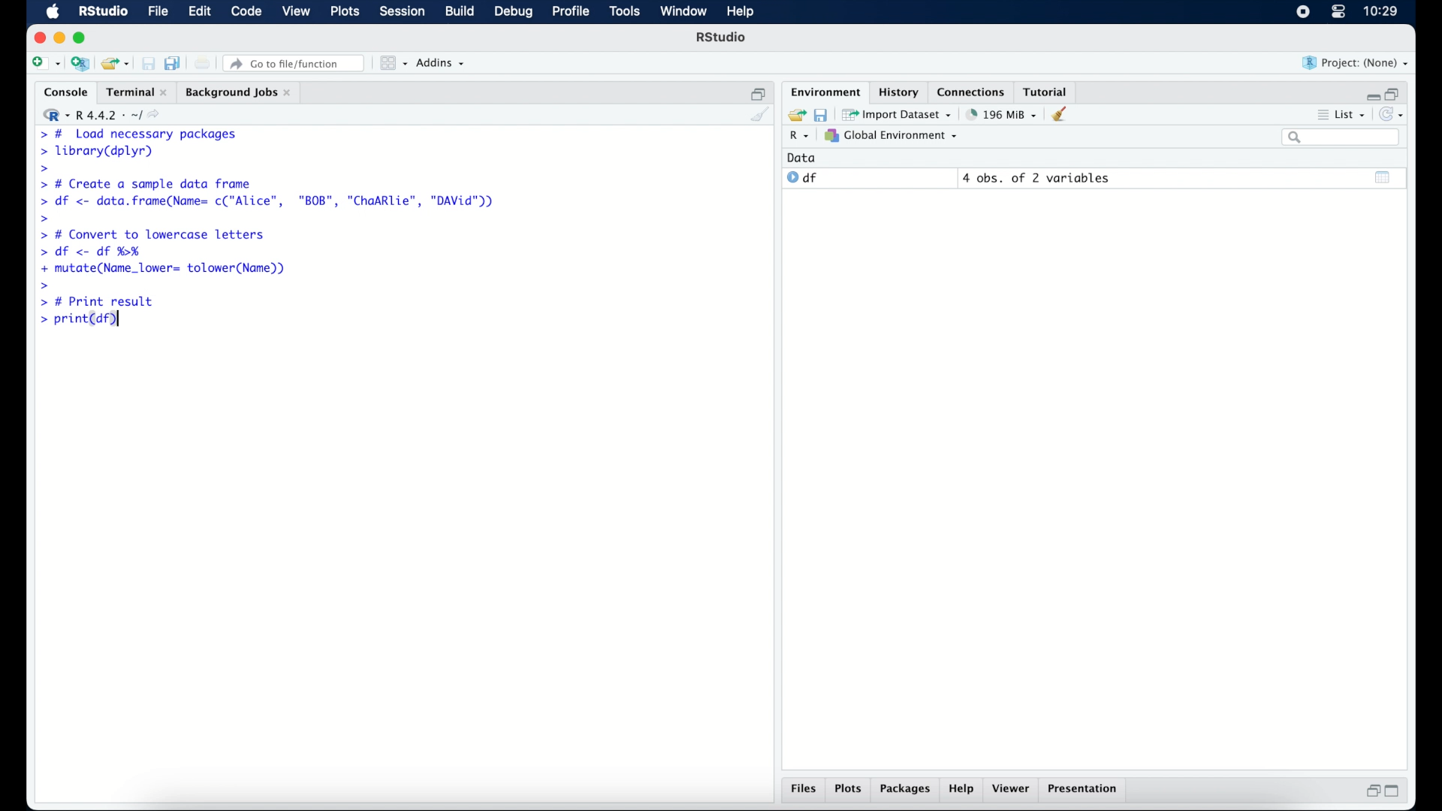 This screenshot has width=1442, height=811. Describe the element at coordinates (45, 65) in the screenshot. I see `create new file` at that location.